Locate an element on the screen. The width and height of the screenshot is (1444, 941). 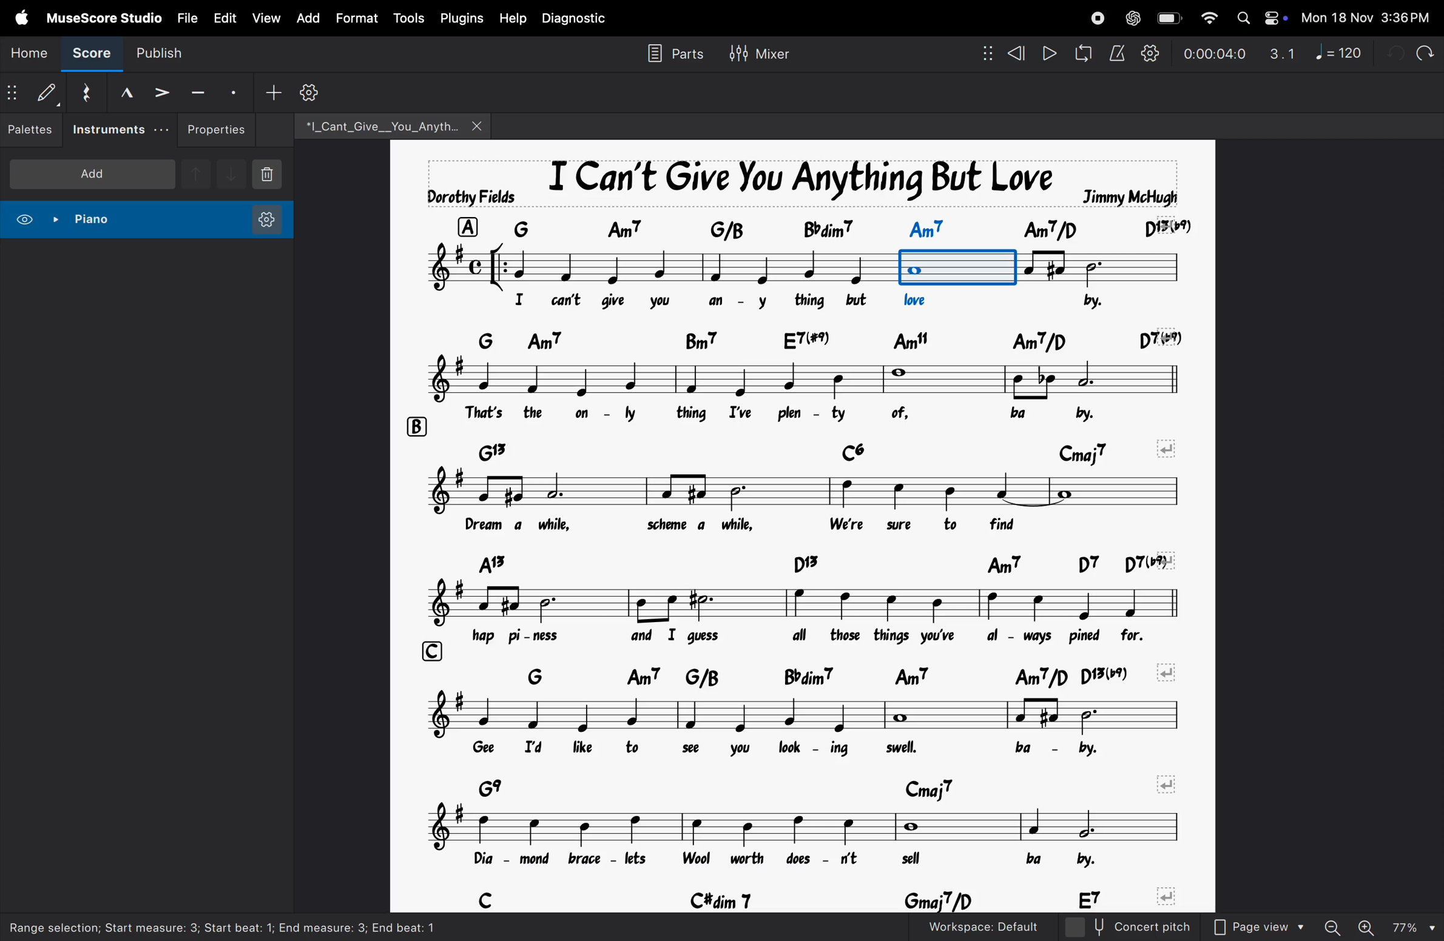
lyrics is located at coordinates (830, 860).